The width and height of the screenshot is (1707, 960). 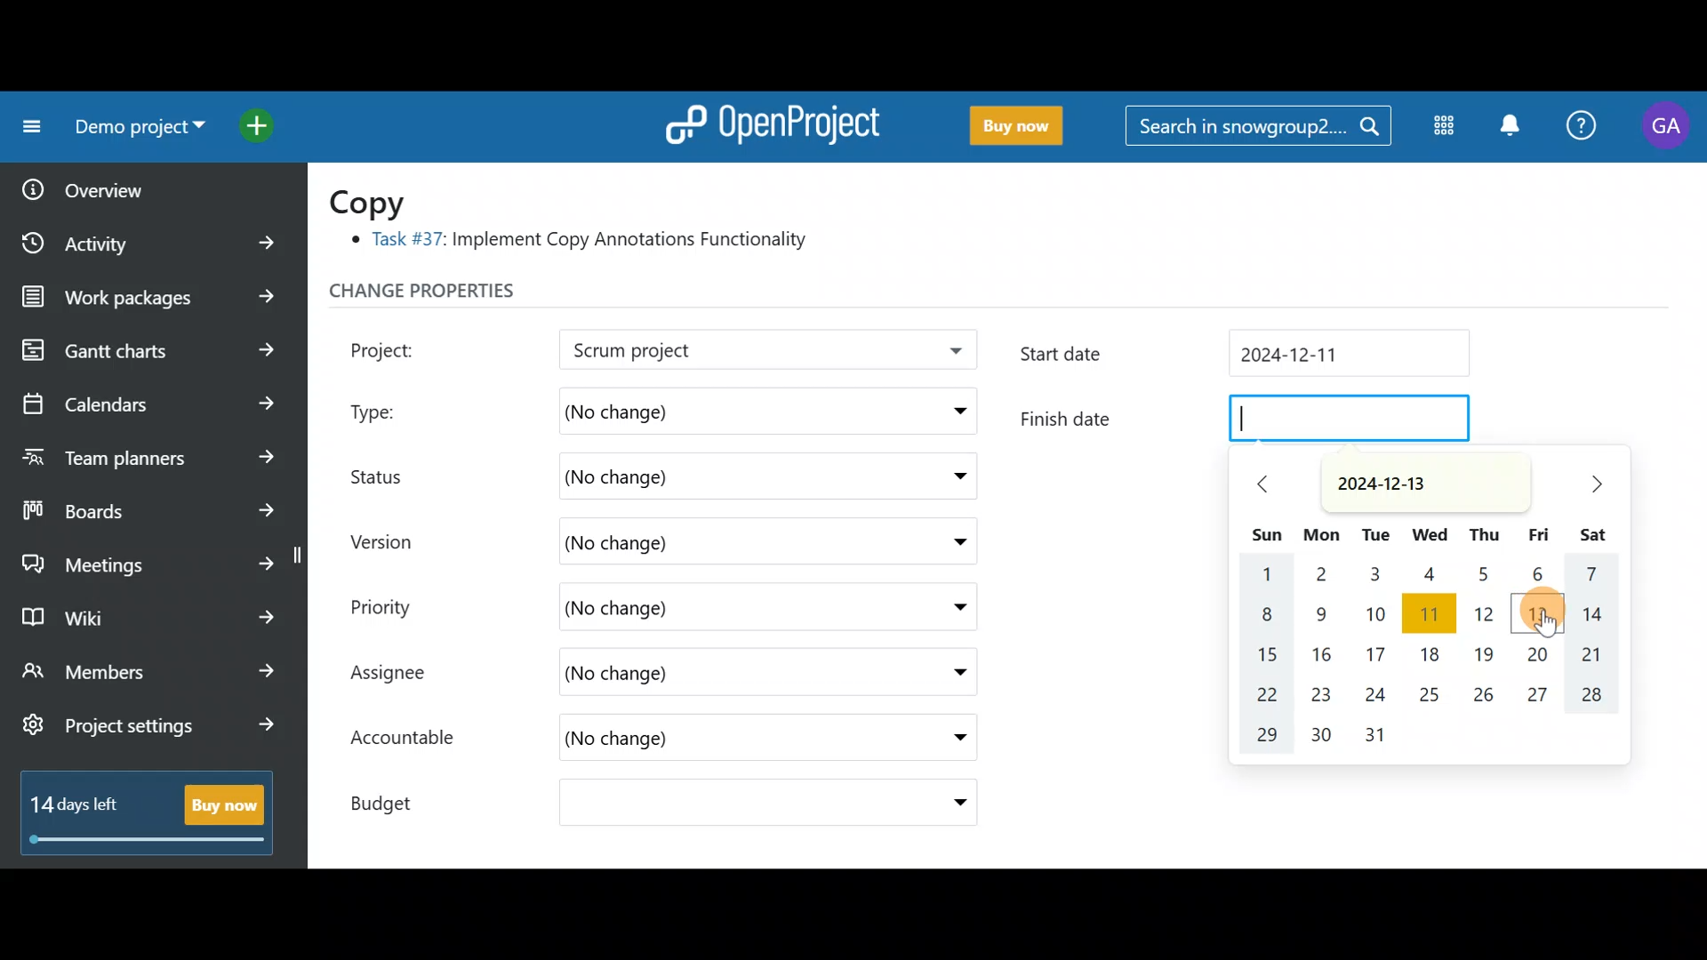 What do you see at coordinates (708, 805) in the screenshot?
I see `(No change)` at bounding box center [708, 805].